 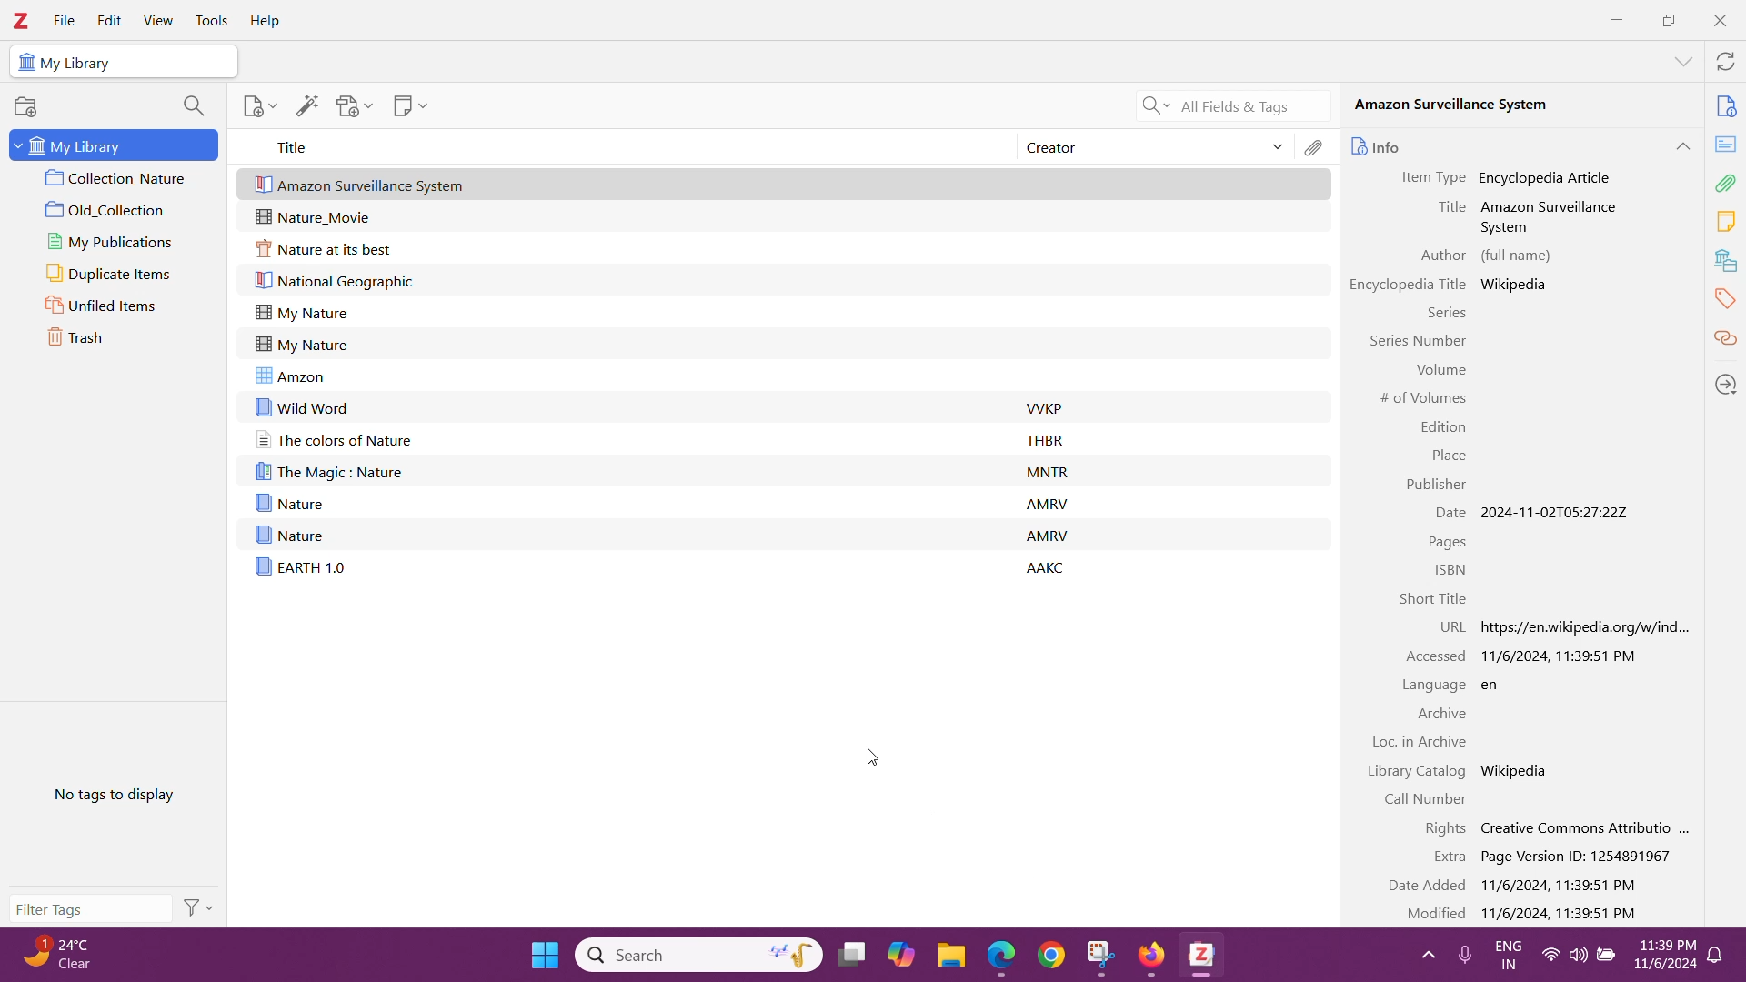 I want to click on Title, so click(x=1449, y=209).